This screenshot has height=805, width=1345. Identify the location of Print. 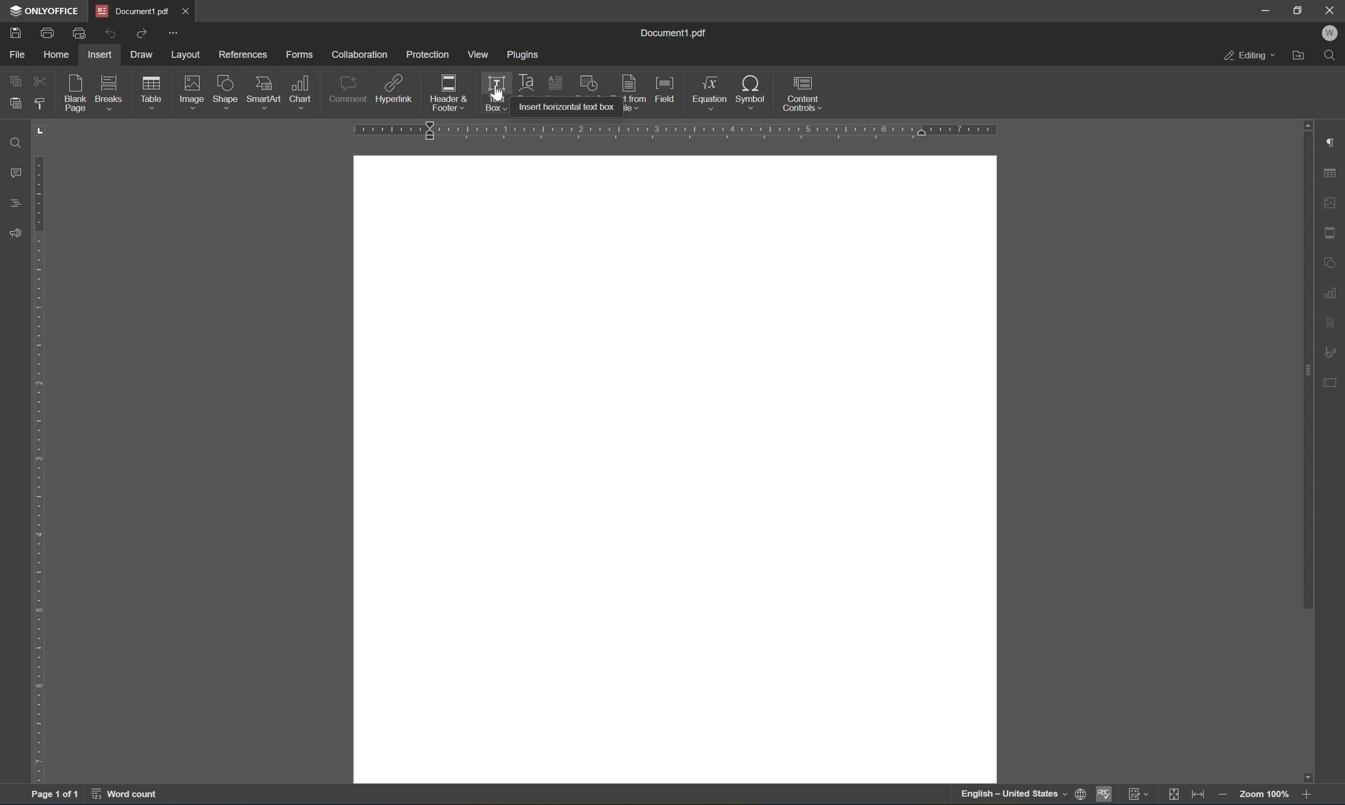
(48, 33).